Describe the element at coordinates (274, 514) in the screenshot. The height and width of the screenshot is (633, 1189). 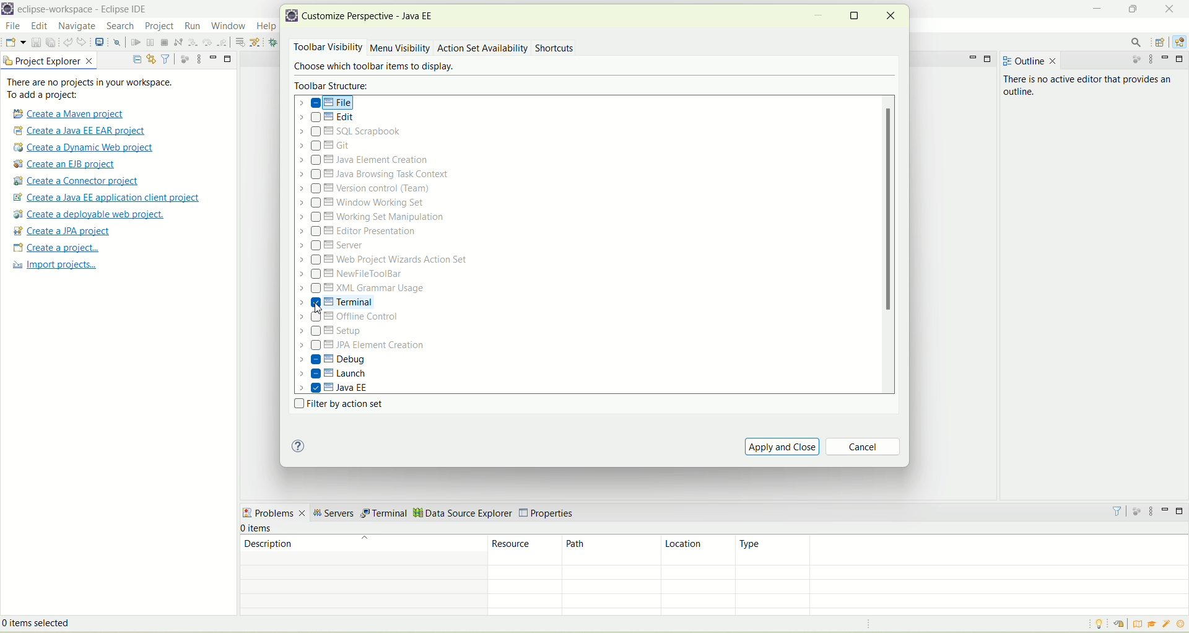
I see `problems` at that location.